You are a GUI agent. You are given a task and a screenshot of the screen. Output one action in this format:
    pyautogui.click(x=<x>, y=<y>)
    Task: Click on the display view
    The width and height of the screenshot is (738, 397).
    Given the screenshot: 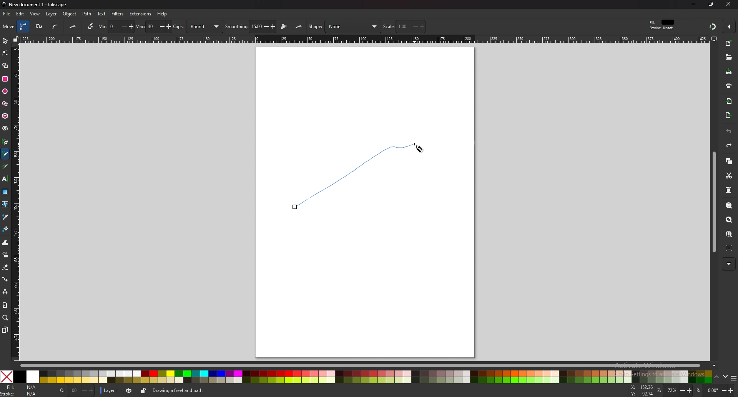 What is the action you would take?
    pyautogui.click(x=714, y=39)
    